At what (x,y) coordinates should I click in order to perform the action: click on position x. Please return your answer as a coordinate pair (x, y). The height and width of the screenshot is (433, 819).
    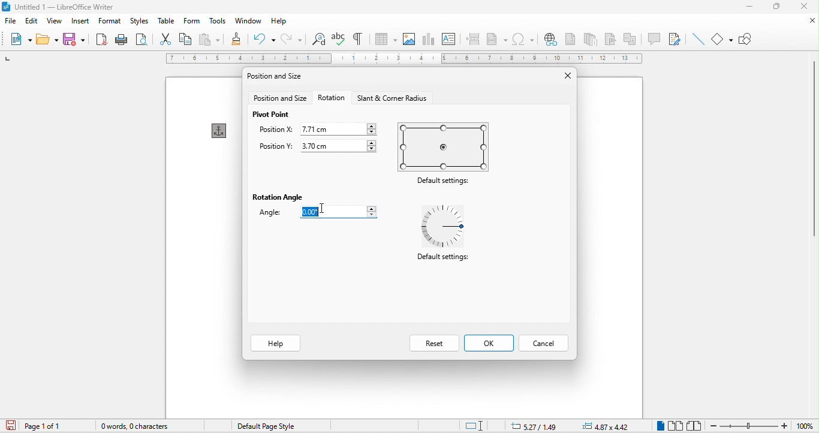
    Looking at the image, I should click on (272, 131).